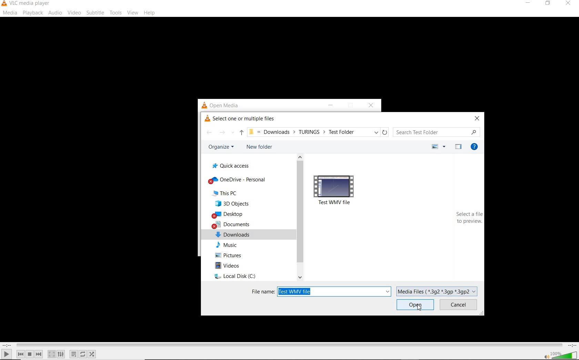 The width and height of the screenshot is (579, 360). What do you see at coordinates (83, 354) in the screenshot?
I see `click to toggle between loop all` at bounding box center [83, 354].